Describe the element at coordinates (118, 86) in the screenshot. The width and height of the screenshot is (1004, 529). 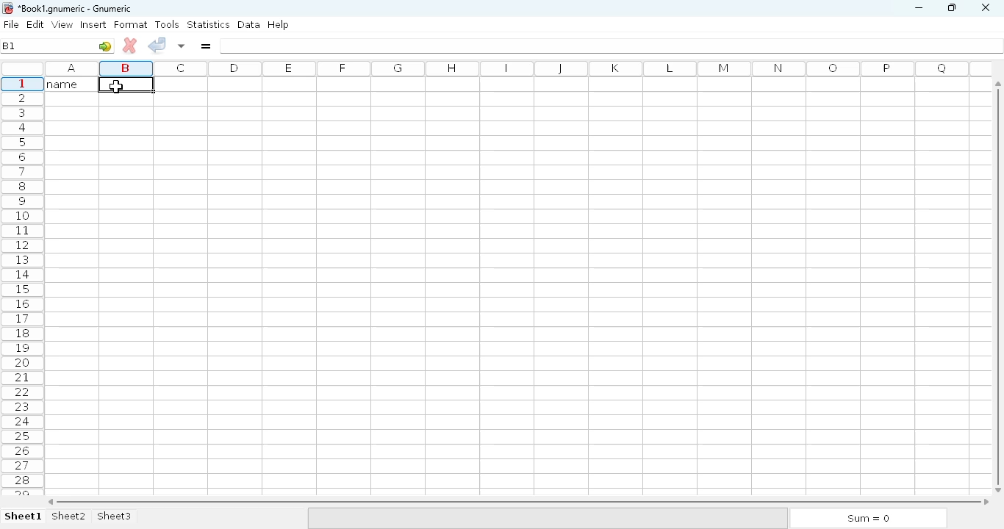
I see `typing` at that location.